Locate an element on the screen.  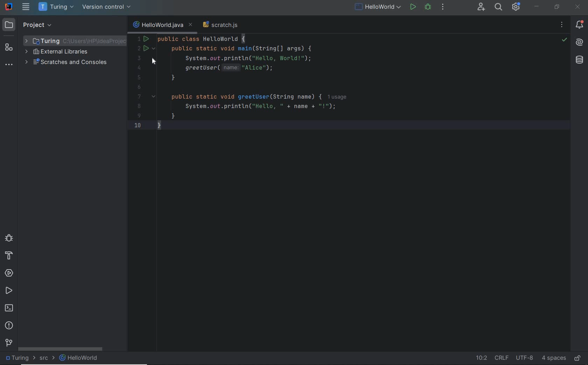
no problems highlighted is located at coordinates (565, 40).